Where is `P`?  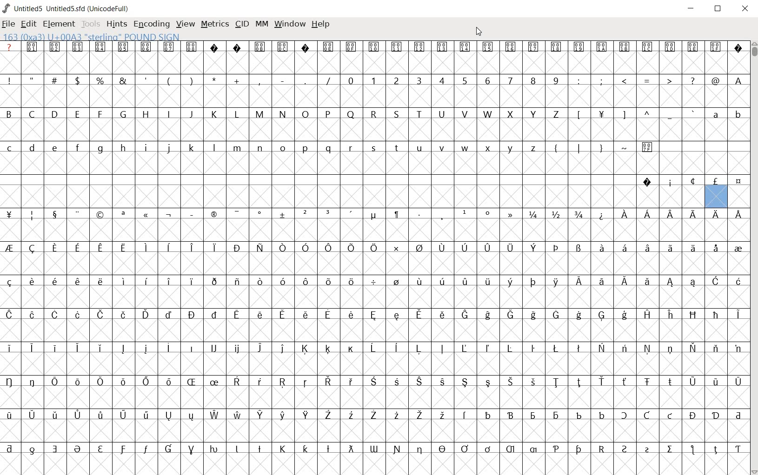 P is located at coordinates (327, 115).